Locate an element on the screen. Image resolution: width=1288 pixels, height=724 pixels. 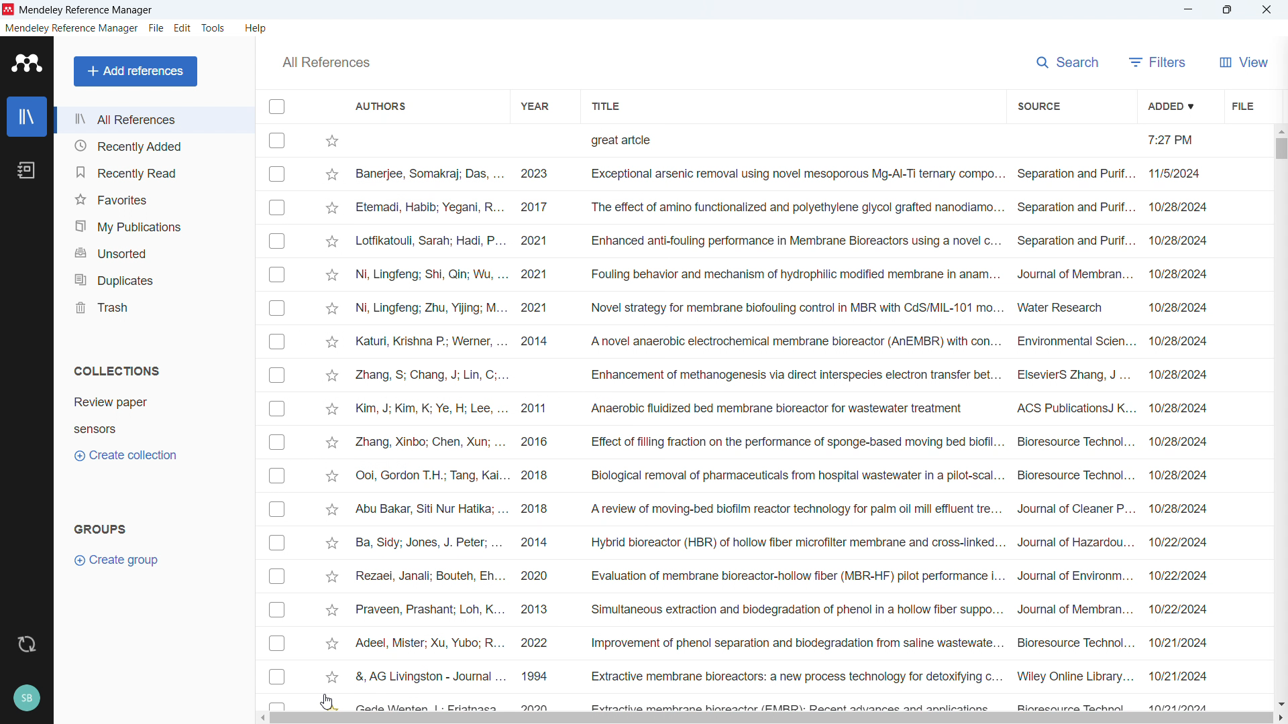
Sort by date added  is located at coordinates (1169, 105).